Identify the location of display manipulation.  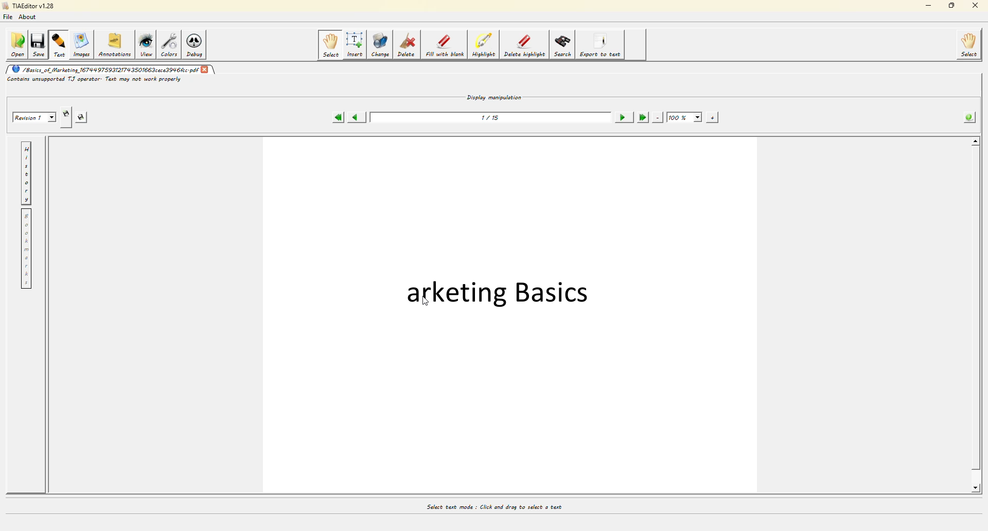
(495, 95).